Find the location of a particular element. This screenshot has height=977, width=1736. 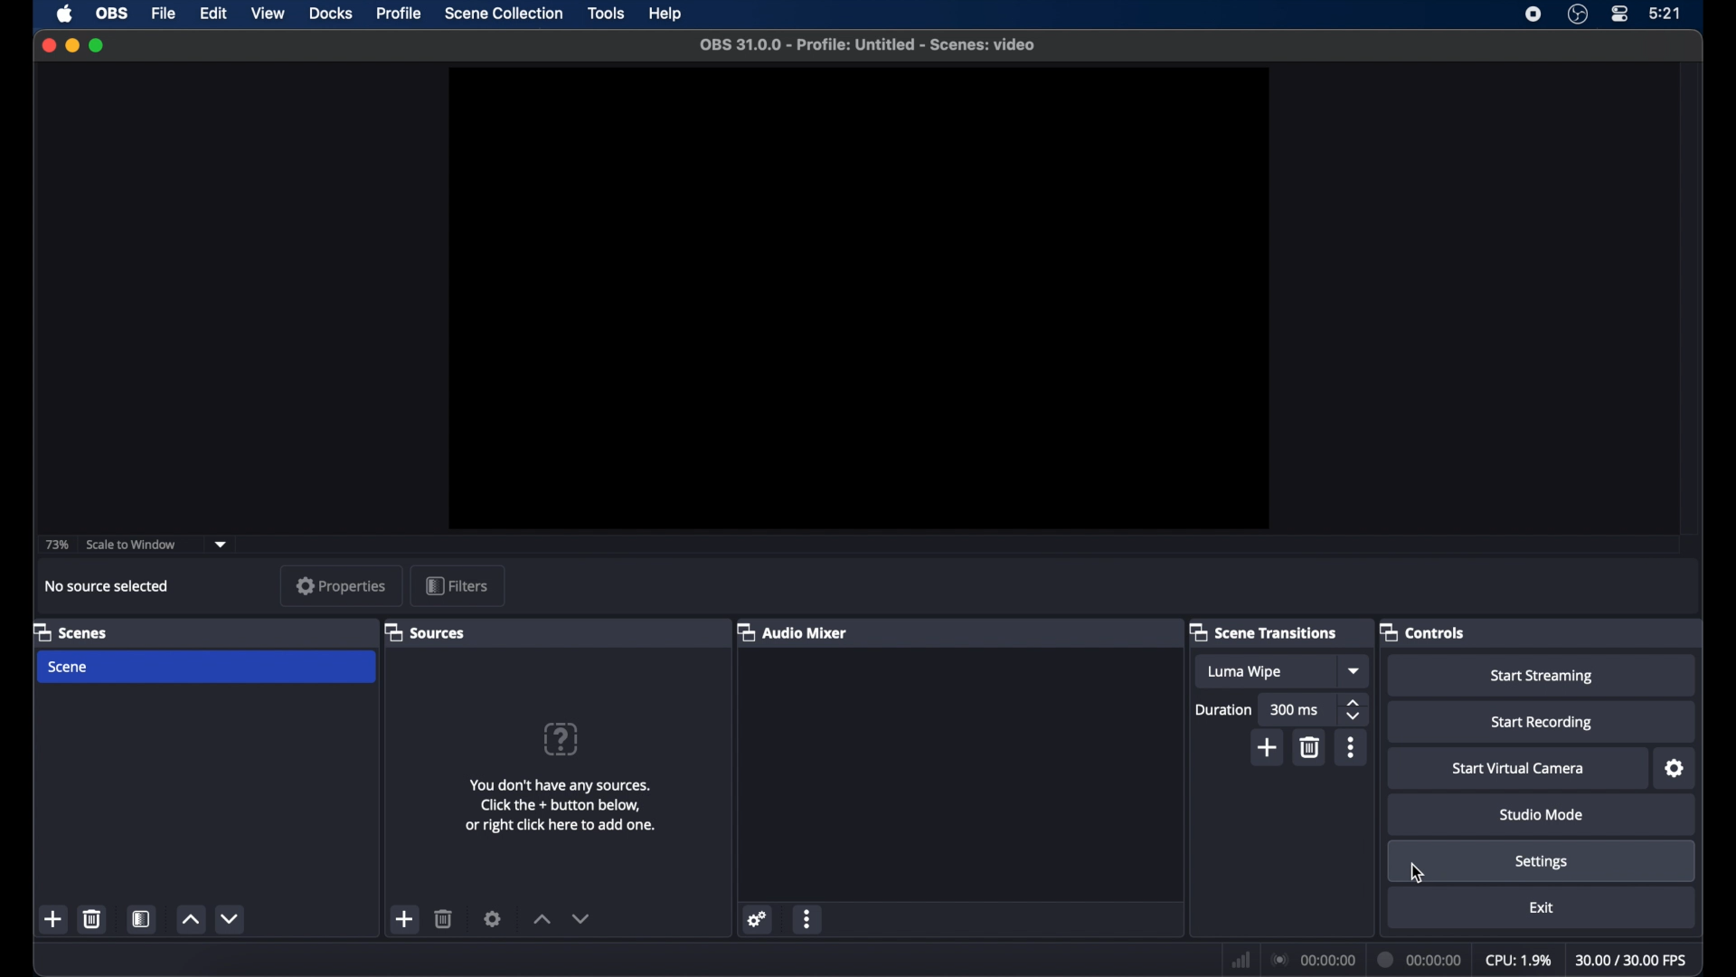

you don't have any sources. Click the + button below, or right click here to add one,. is located at coordinates (554, 806).